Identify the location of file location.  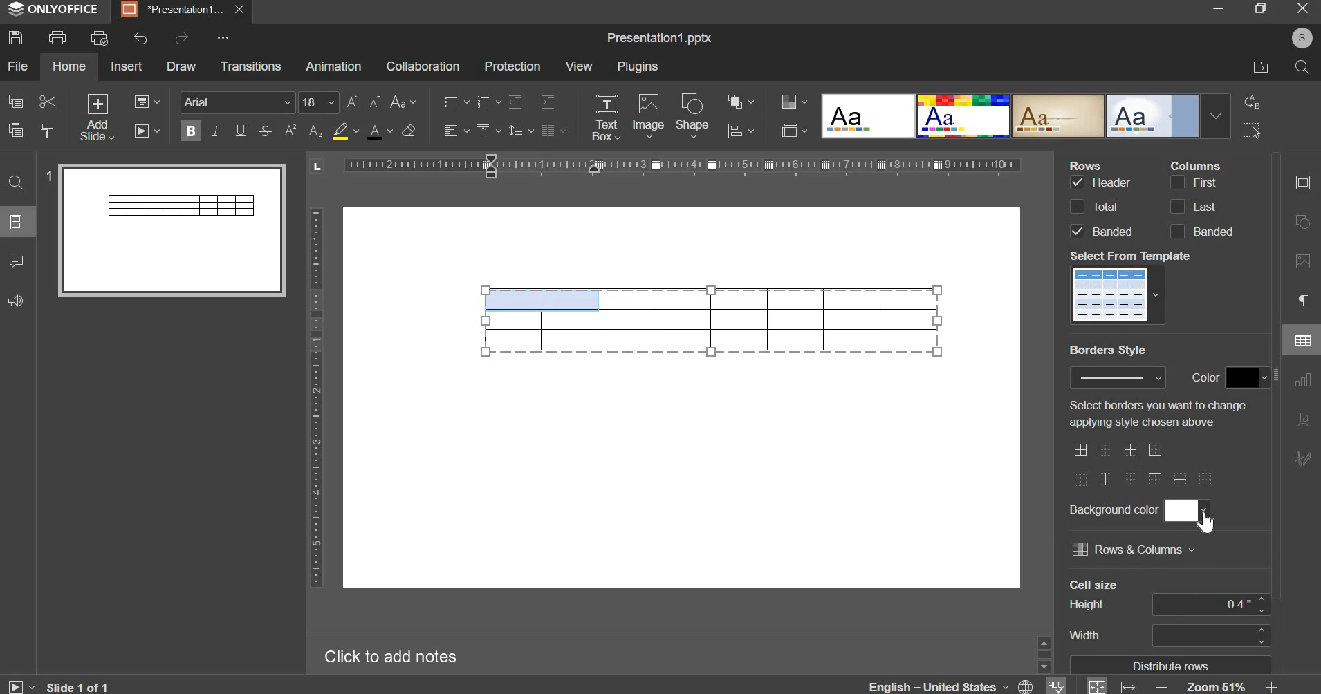
(1261, 66).